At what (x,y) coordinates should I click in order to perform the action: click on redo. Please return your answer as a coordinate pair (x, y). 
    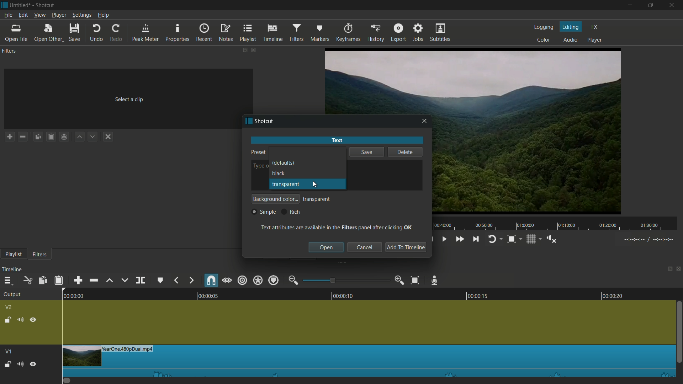
    Looking at the image, I should click on (117, 33).